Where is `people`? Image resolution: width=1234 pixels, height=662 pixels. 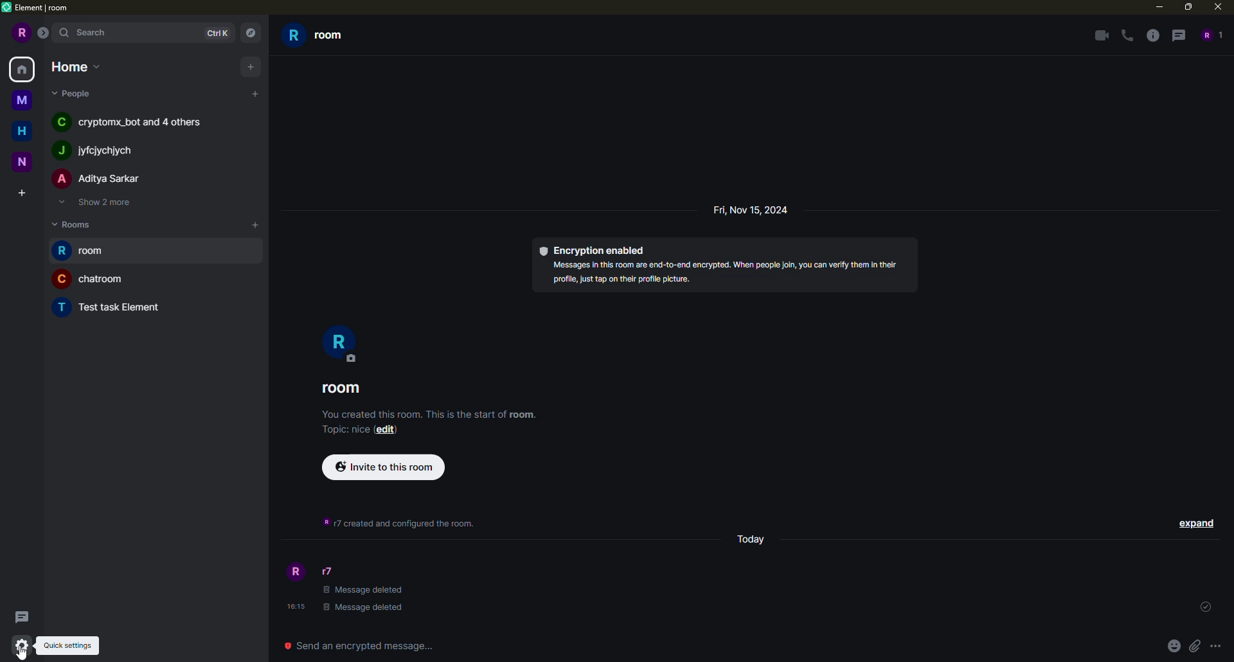
people is located at coordinates (1210, 35).